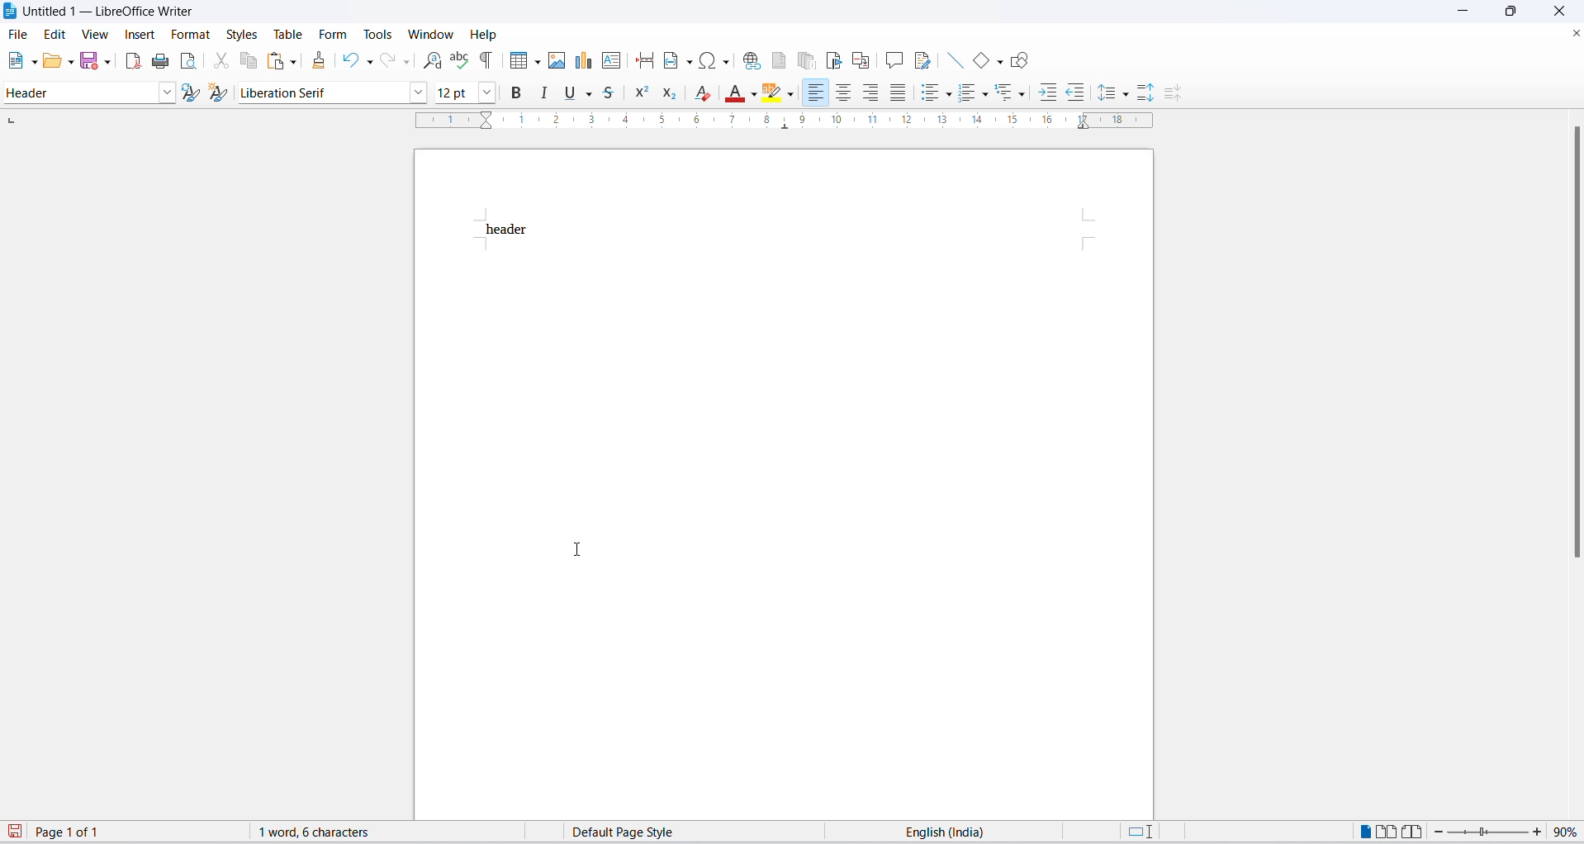 Image resolution: width=1584 pixels, height=844 pixels. Describe the element at coordinates (818, 92) in the screenshot. I see `text align left` at that location.